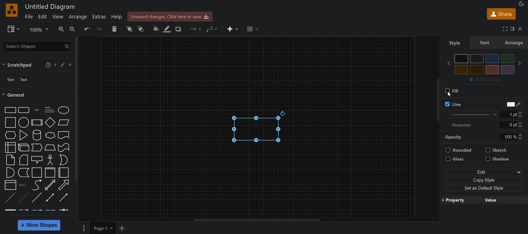 The height and width of the screenshot is (234, 528). What do you see at coordinates (48, 64) in the screenshot?
I see `help` at bounding box center [48, 64].